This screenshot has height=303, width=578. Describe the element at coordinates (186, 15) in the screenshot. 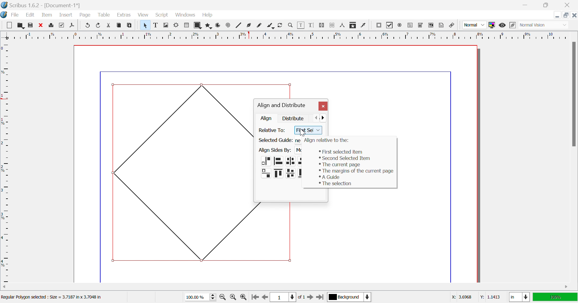

I see `Windows` at that location.